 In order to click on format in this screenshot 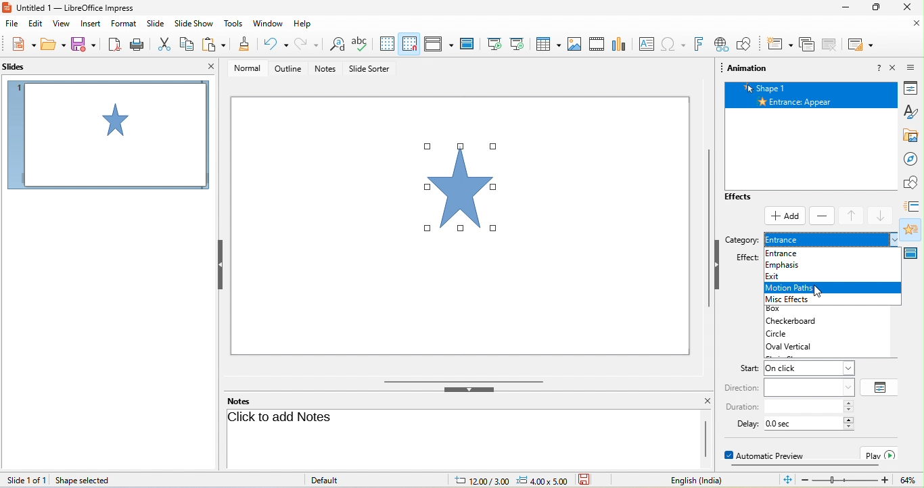, I will do `click(124, 24)`.